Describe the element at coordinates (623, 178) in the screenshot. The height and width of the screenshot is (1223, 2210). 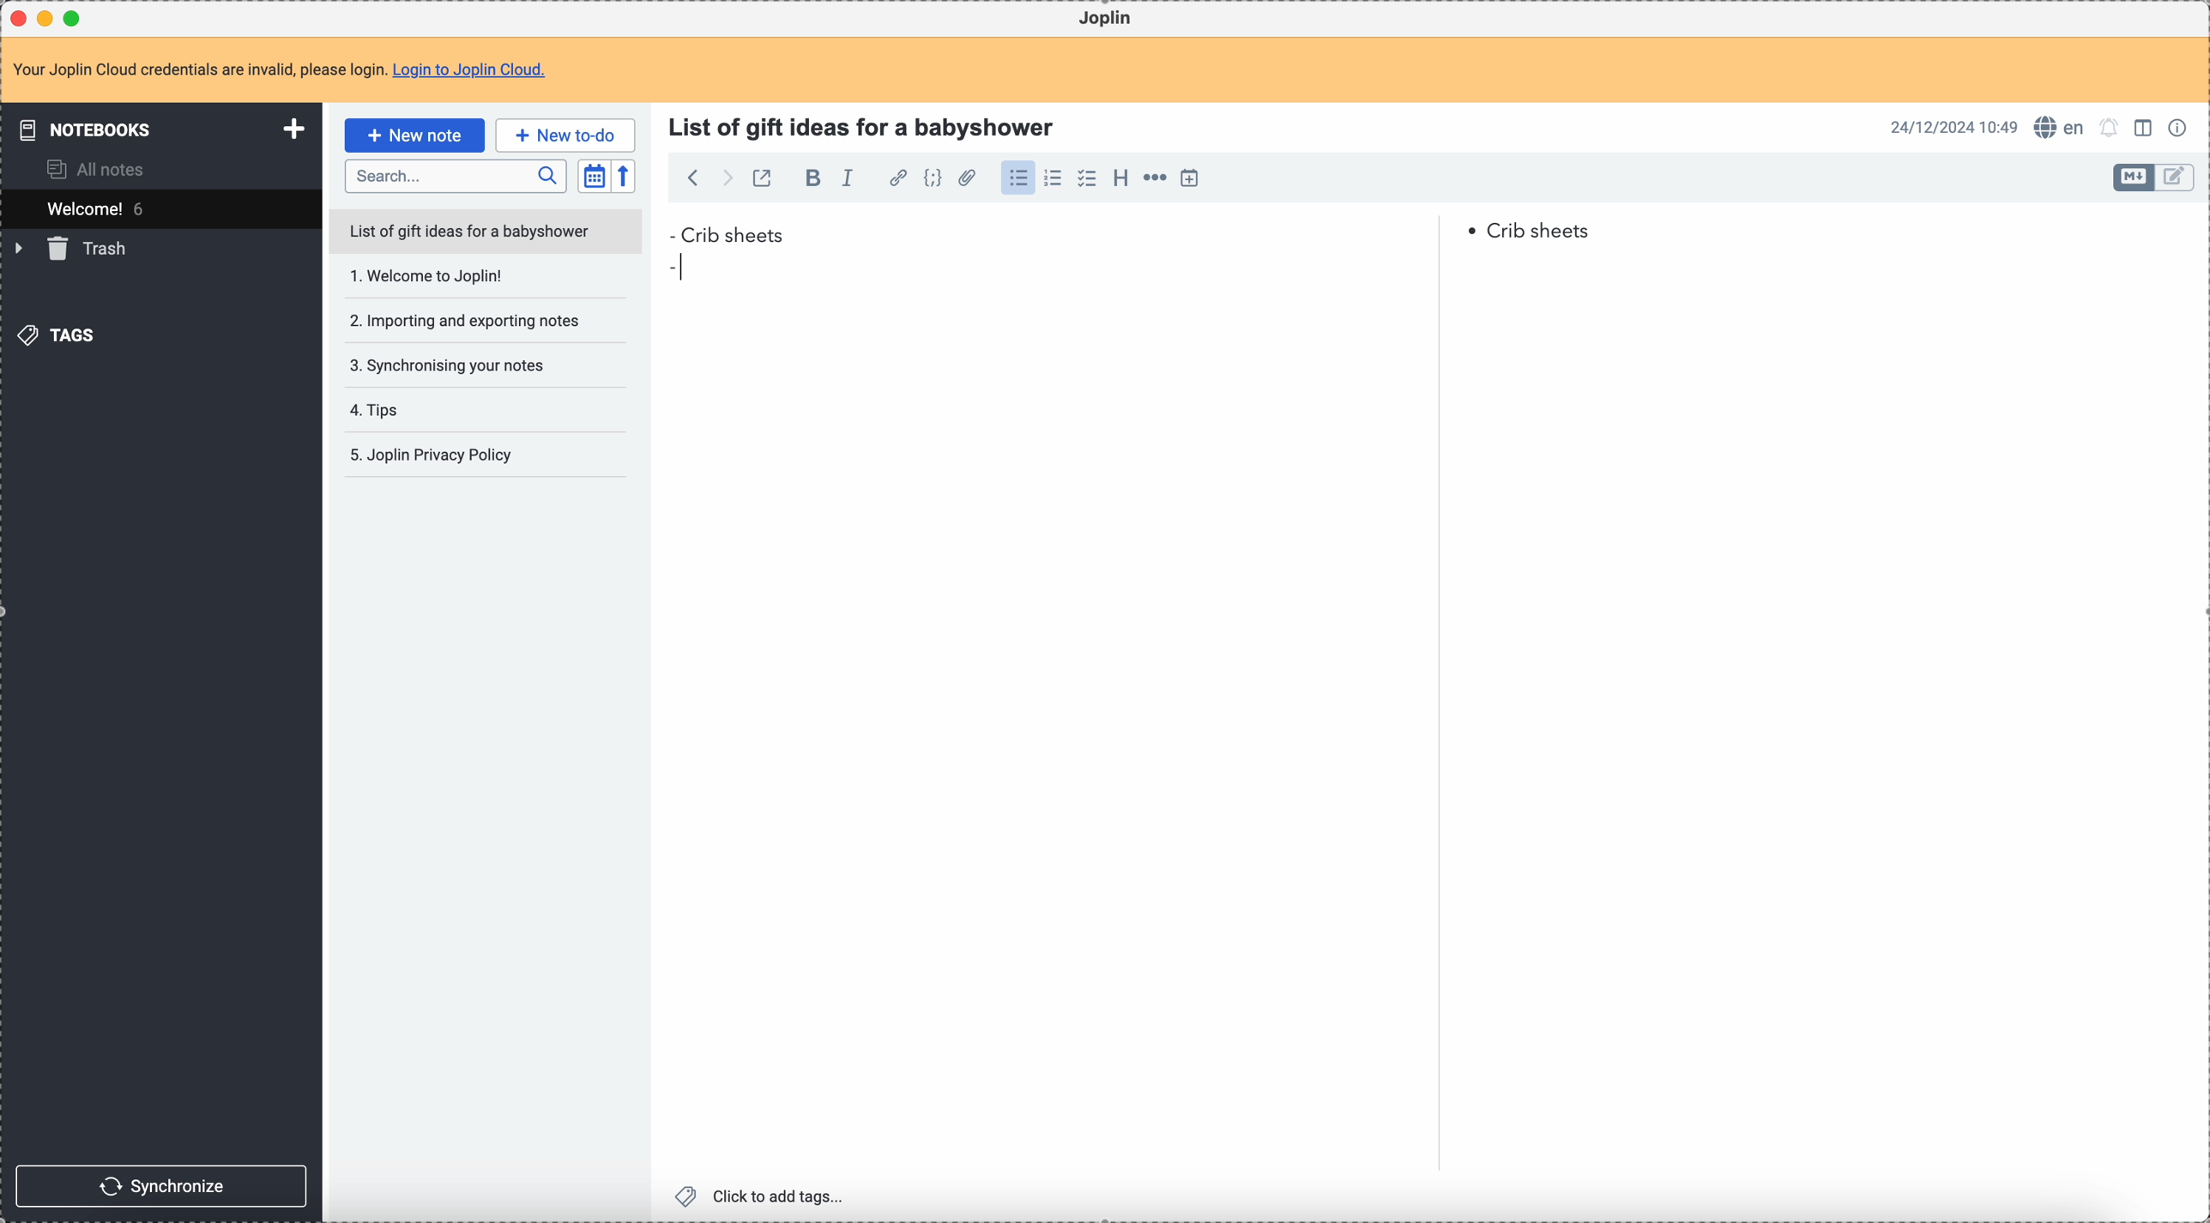
I see `reverse sort order` at that location.